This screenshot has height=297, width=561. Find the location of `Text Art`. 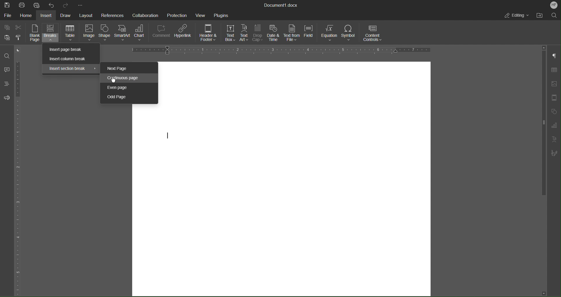

Text Art is located at coordinates (554, 140).